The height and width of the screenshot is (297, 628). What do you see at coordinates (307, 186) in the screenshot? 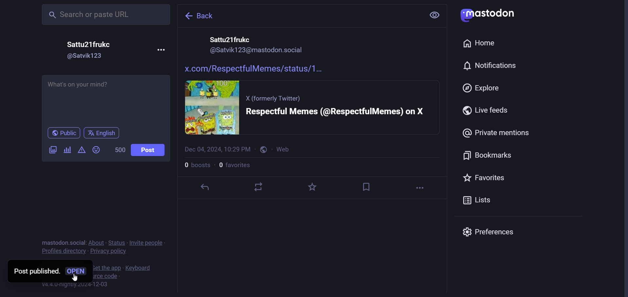
I see `favorite` at bounding box center [307, 186].